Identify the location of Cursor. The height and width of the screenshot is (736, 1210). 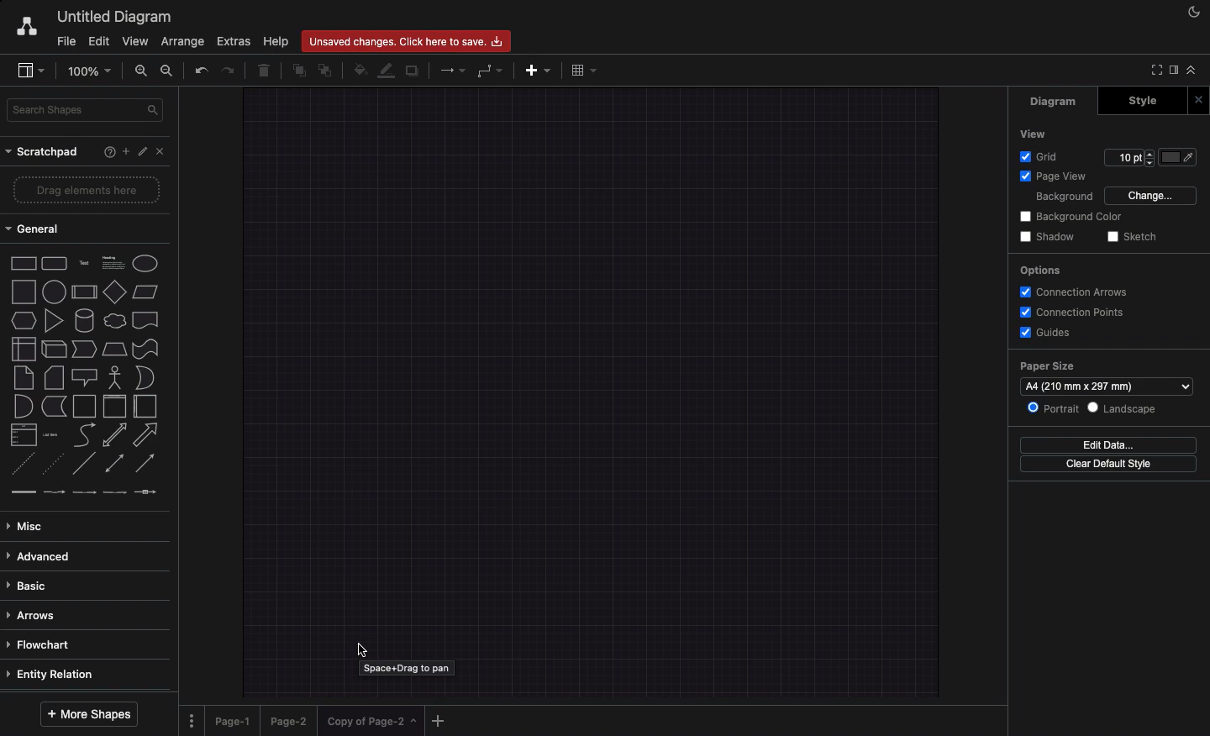
(363, 649).